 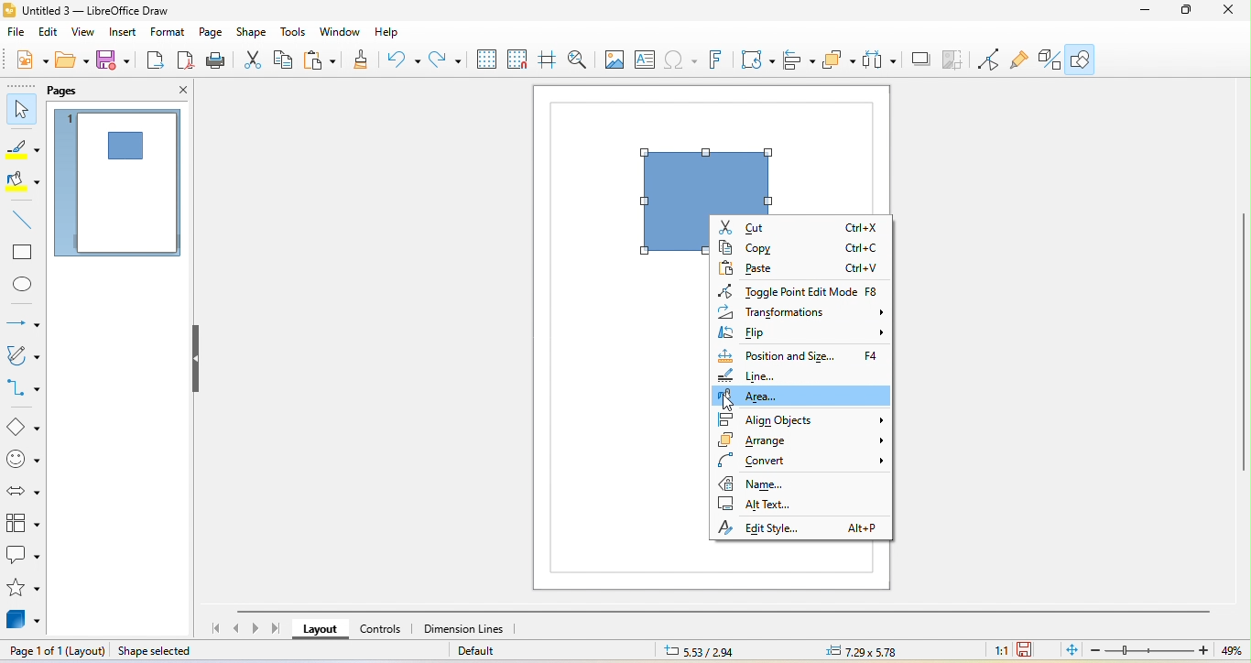 What do you see at coordinates (775, 483) in the screenshot?
I see `name` at bounding box center [775, 483].